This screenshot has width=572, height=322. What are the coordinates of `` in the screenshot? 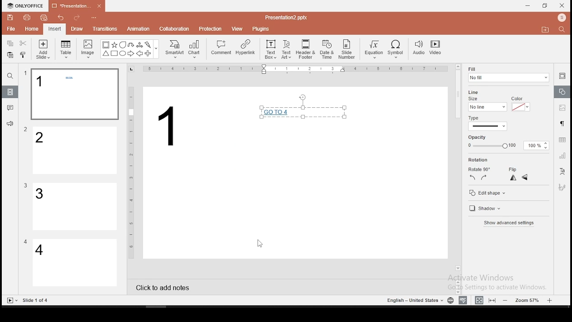 It's located at (414, 301).